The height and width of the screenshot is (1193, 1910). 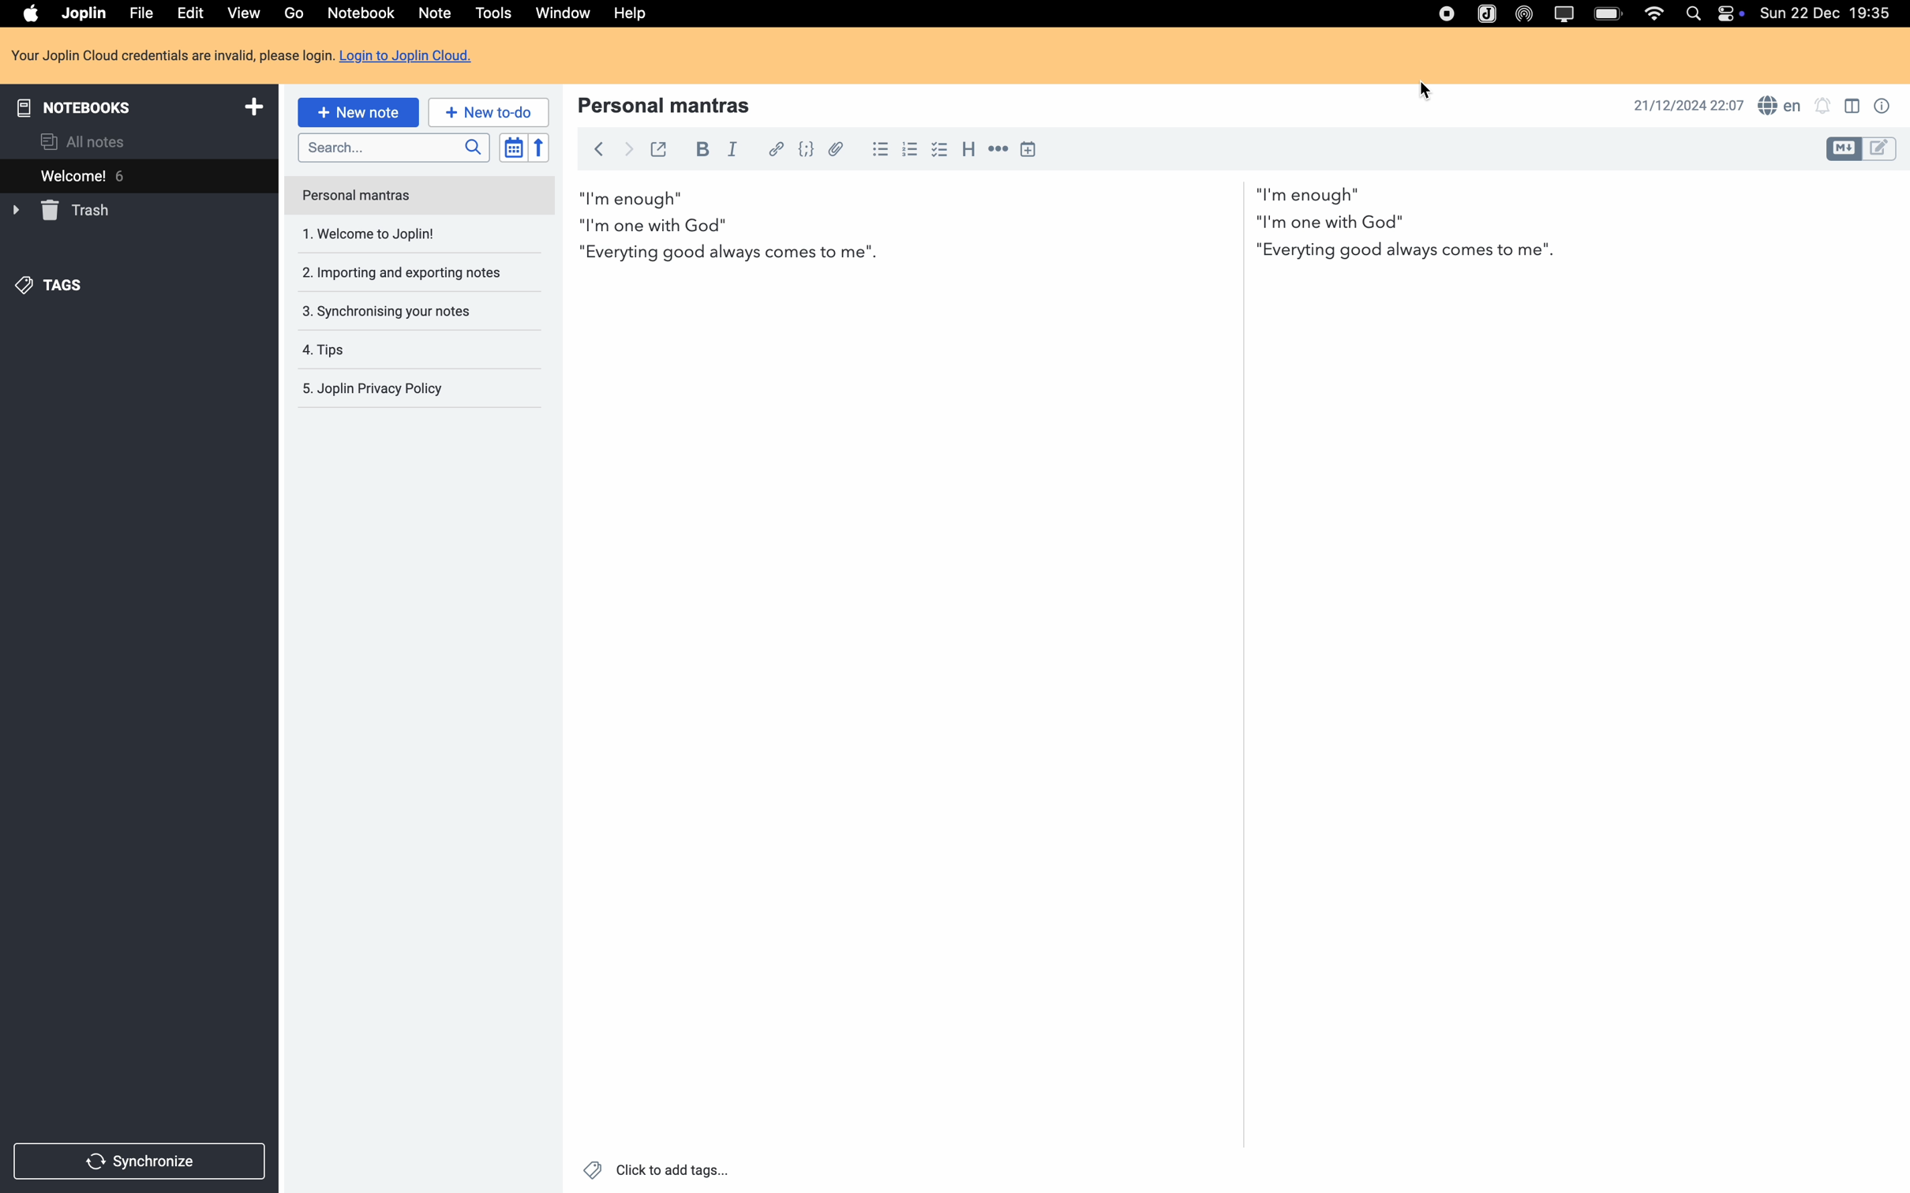 I want to click on title, so click(x=673, y=103).